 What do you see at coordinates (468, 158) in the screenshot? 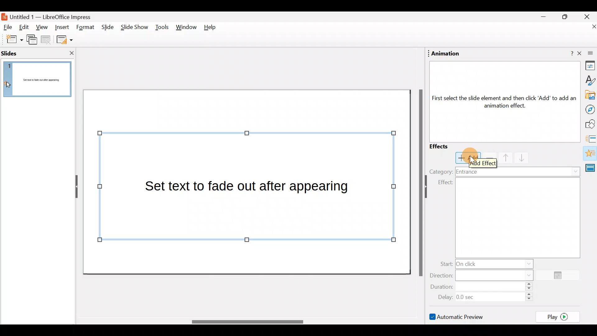
I see `Add effect` at bounding box center [468, 158].